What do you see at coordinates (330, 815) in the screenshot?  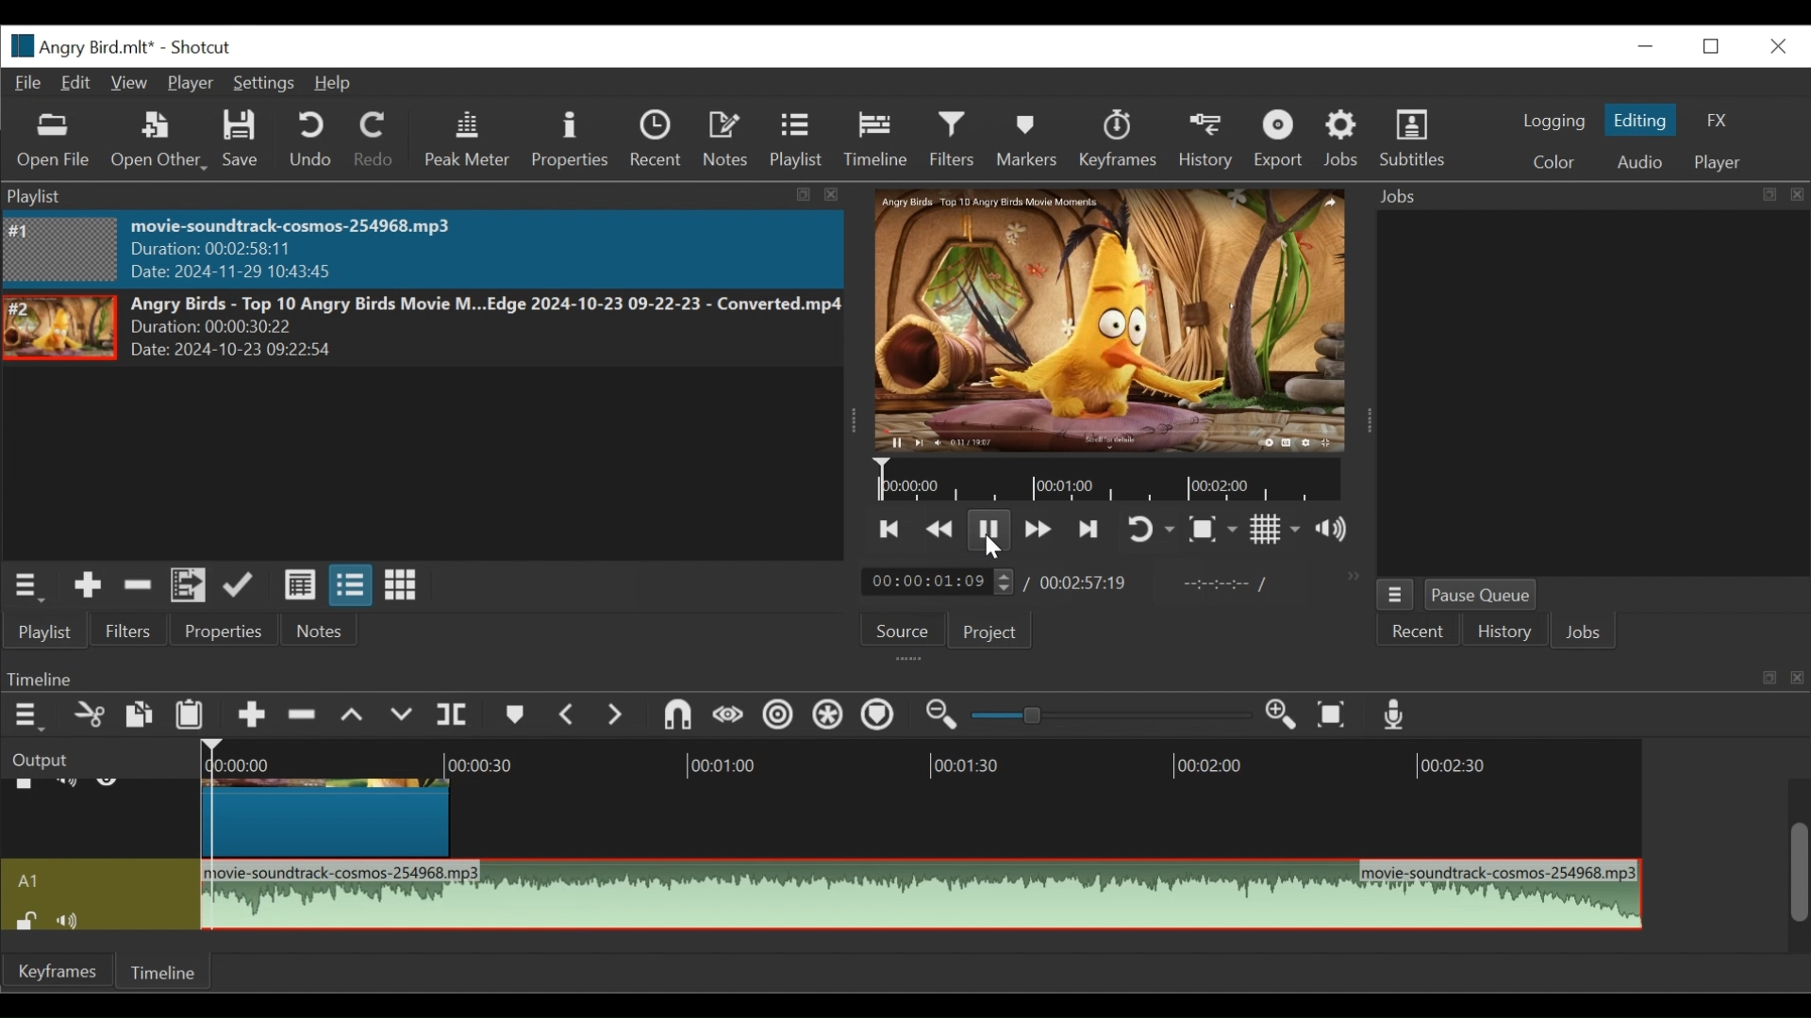 I see `Angry Birds - Top(Clip)` at bounding box center [330, 815].